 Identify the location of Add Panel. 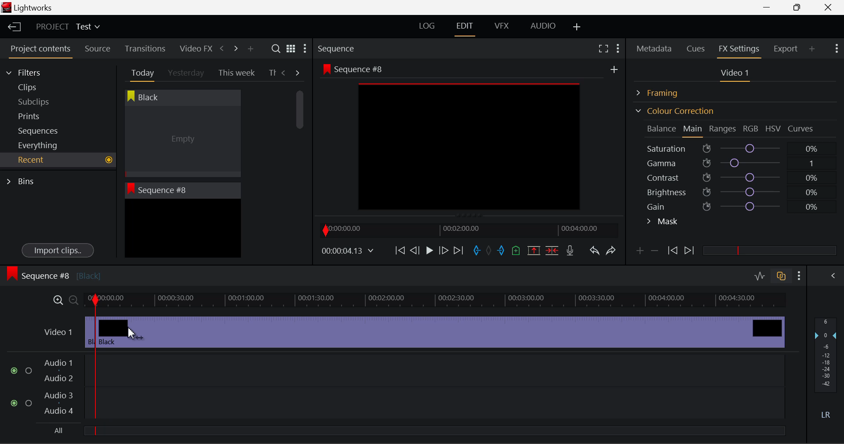
(250, 49).